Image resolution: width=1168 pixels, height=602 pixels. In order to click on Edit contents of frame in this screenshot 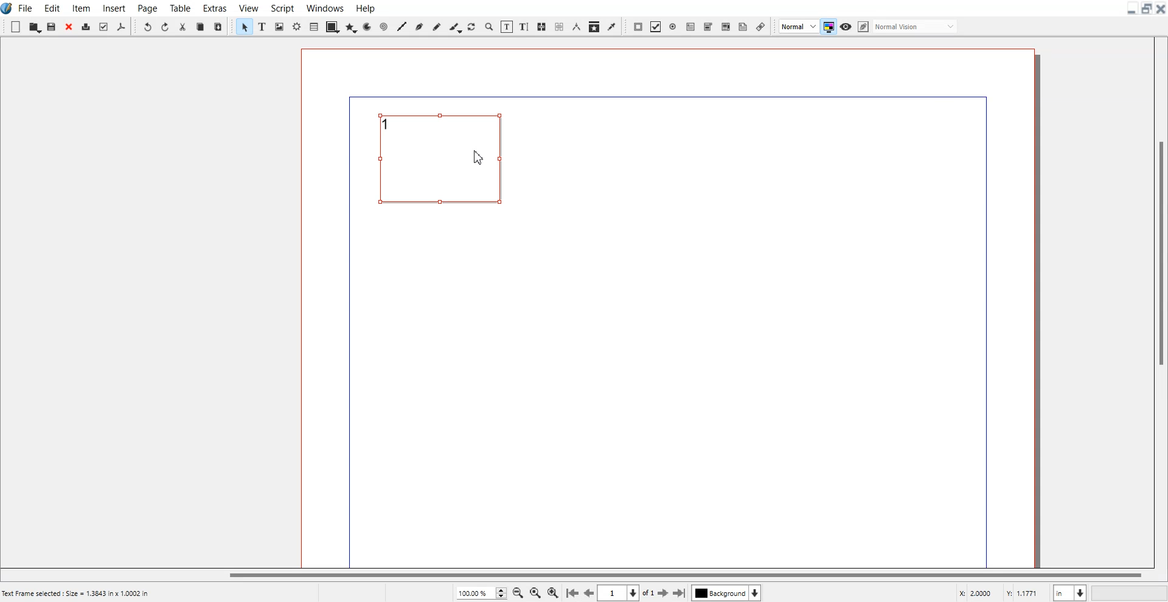, I will do `click(507, 27)`.